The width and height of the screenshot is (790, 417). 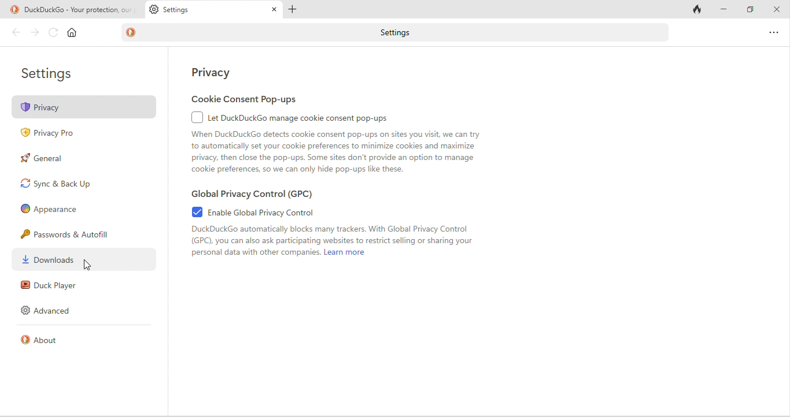 I want to click on general, so click(x=50, y=161).